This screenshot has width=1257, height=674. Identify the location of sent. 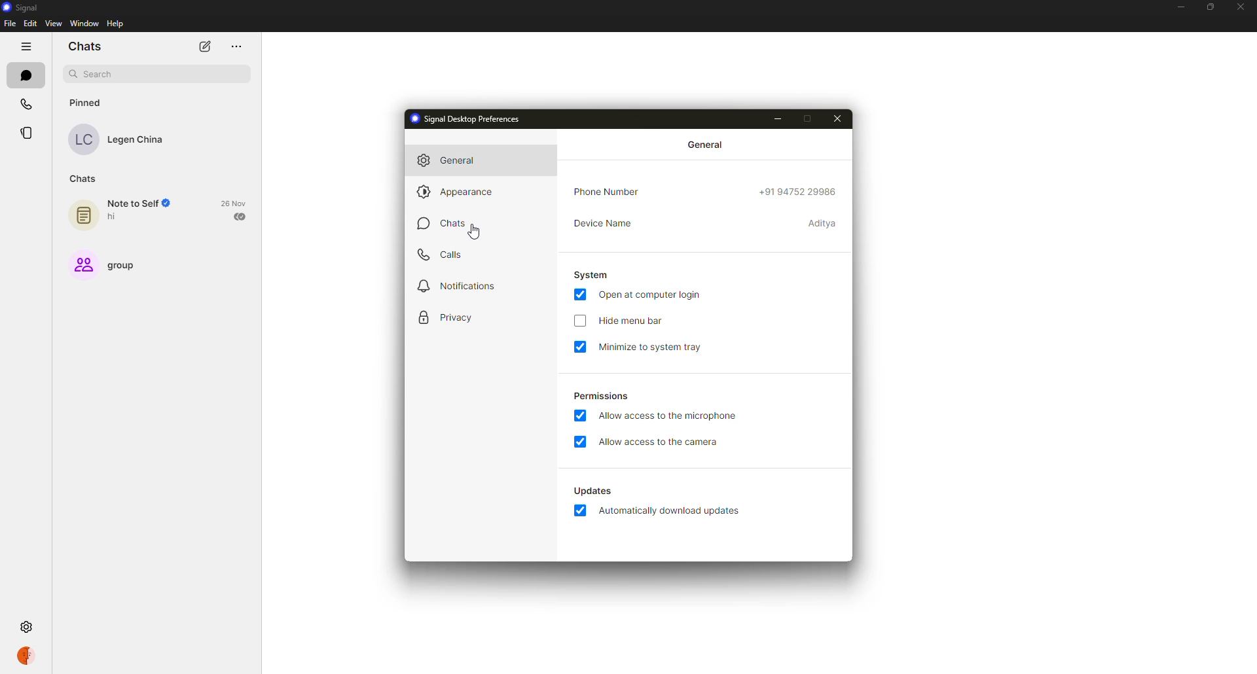
(242, 216).